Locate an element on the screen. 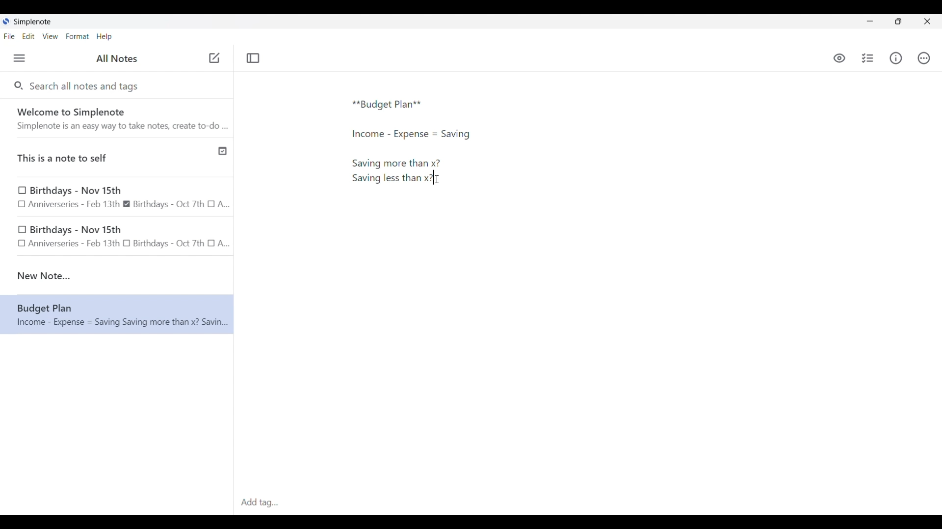 Image resolution: width=942 pixels, height=529 pixels. Cursor is located at coordinates (437, 179).